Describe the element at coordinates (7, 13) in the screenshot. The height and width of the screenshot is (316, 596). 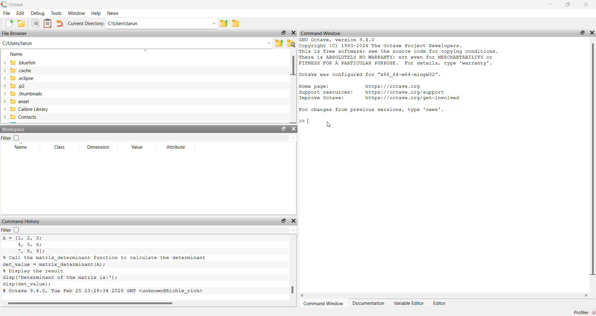
I see `file` at that location.